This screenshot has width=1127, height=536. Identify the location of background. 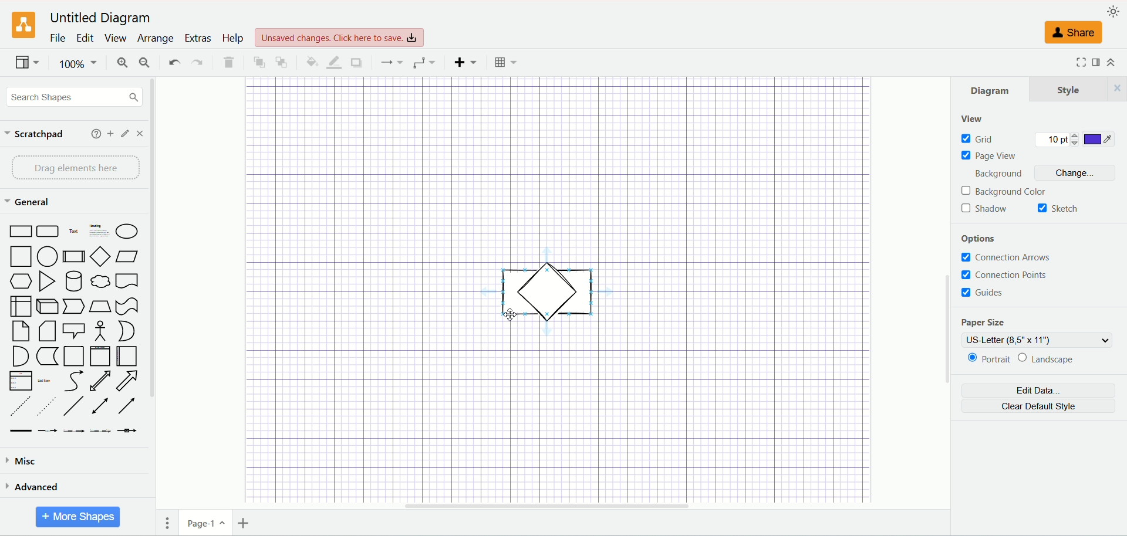
(1005, 191).